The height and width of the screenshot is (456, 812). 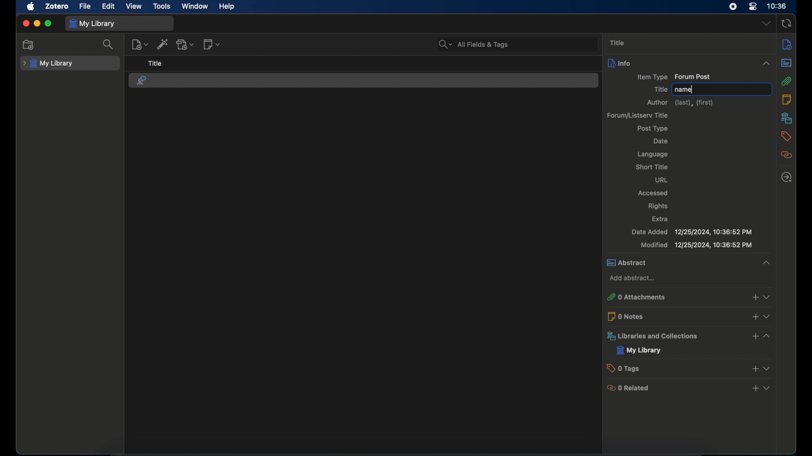 I want to click on apple, so click(x=30, y=6).